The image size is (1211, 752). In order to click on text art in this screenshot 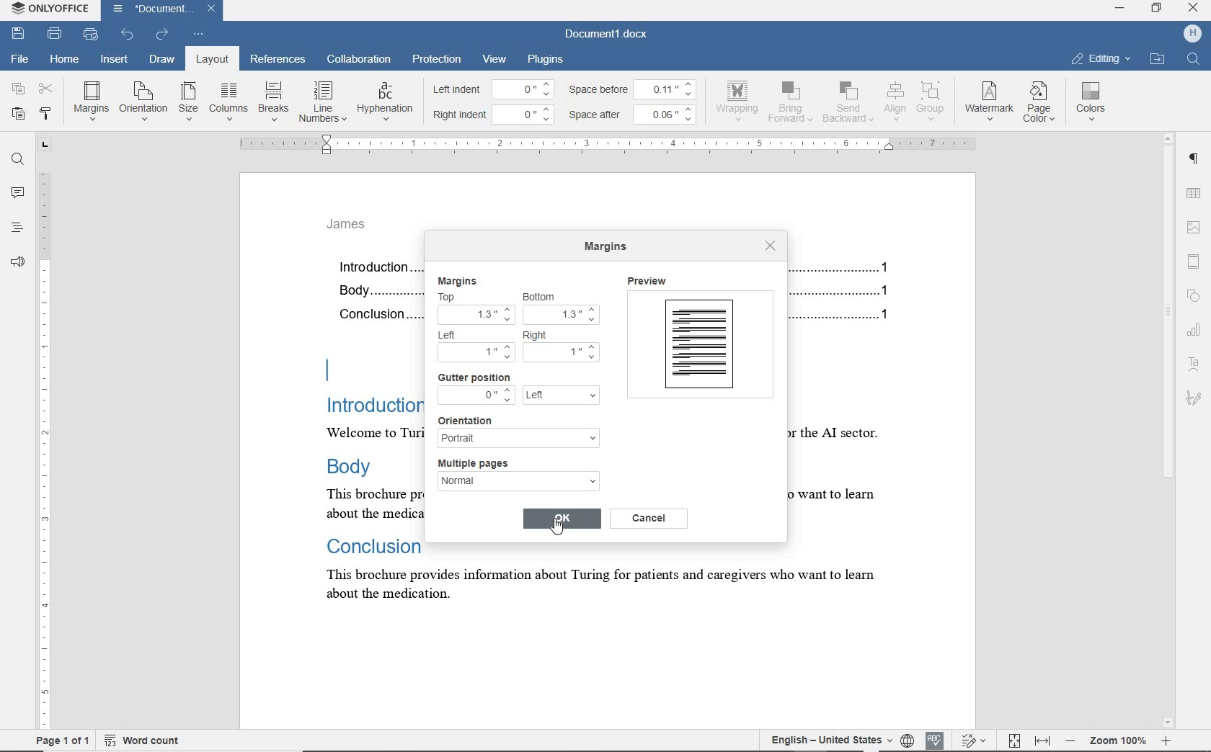, I will do `click(1194, 367)`.